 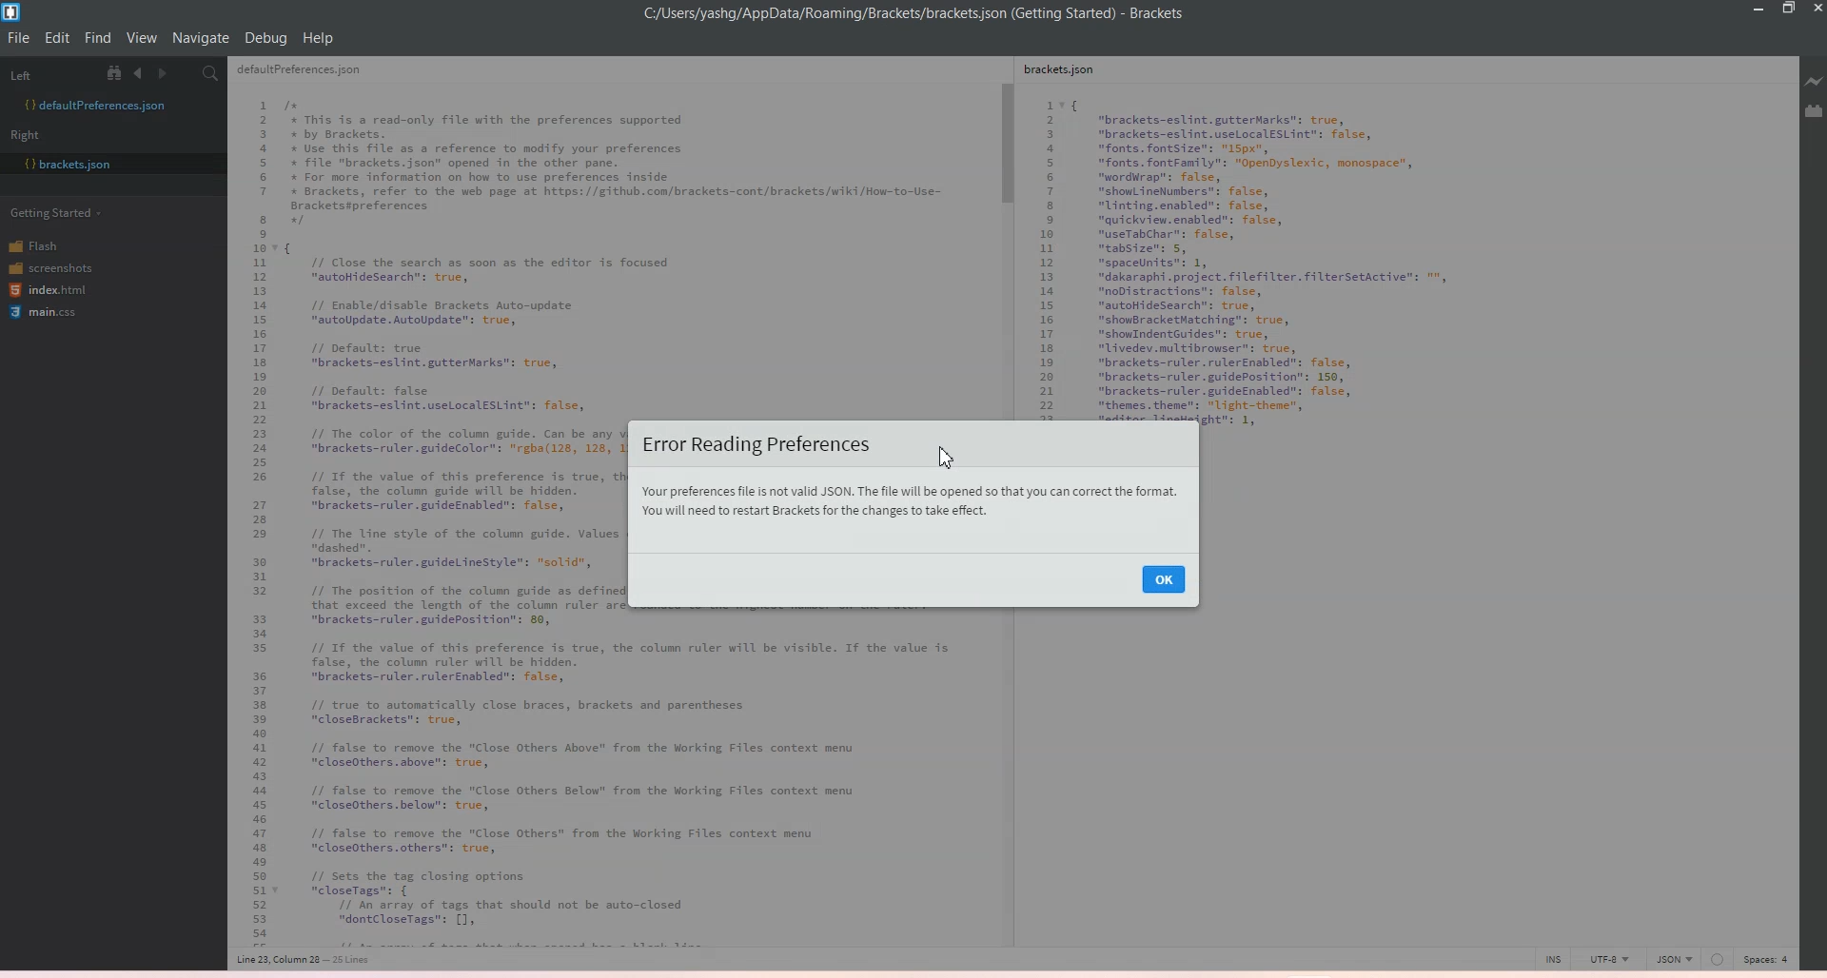 I want to click on main.css, so click(x=47, y=315).